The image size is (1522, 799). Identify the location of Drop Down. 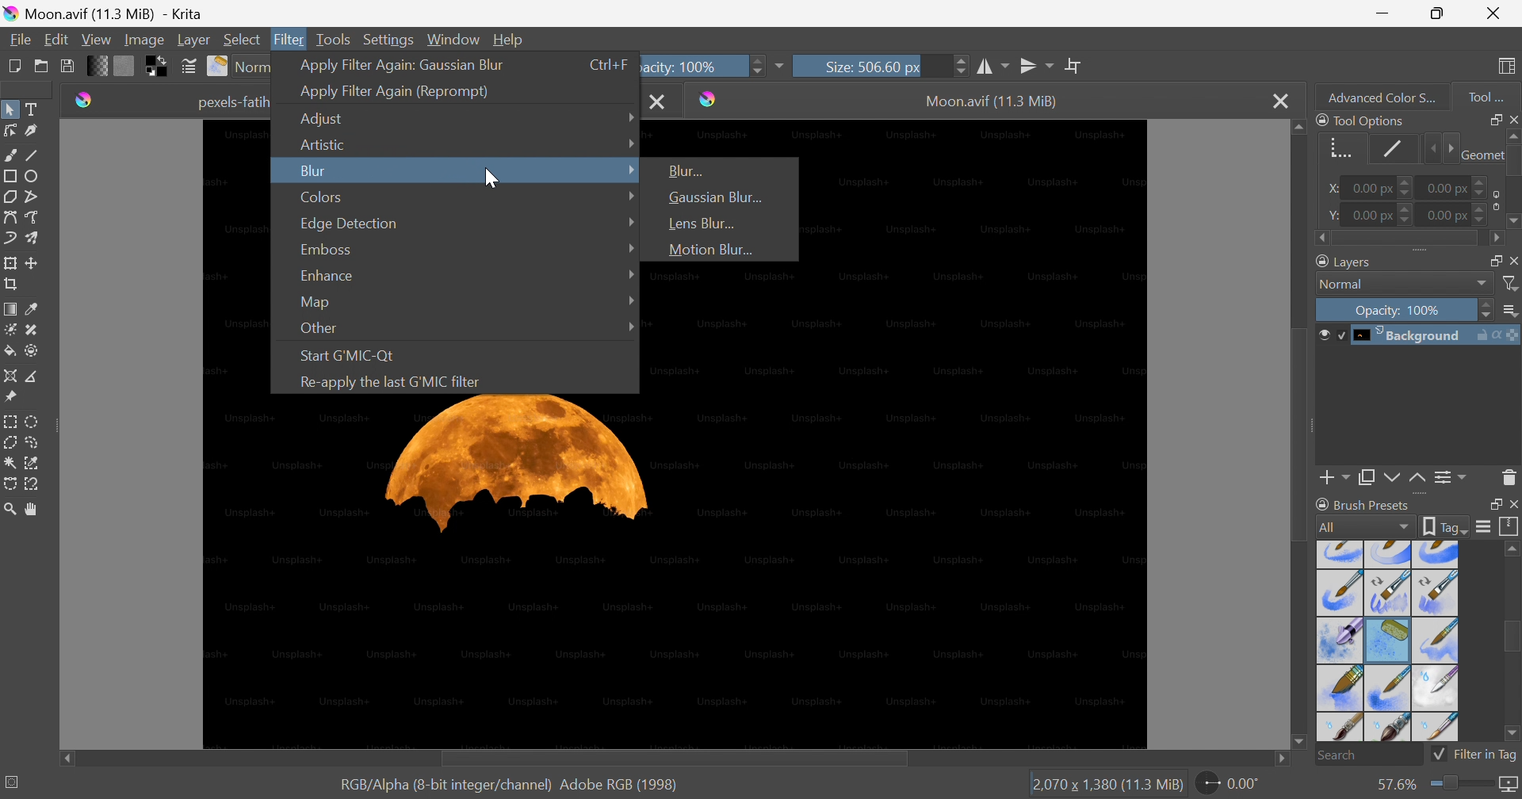
(628, 274).